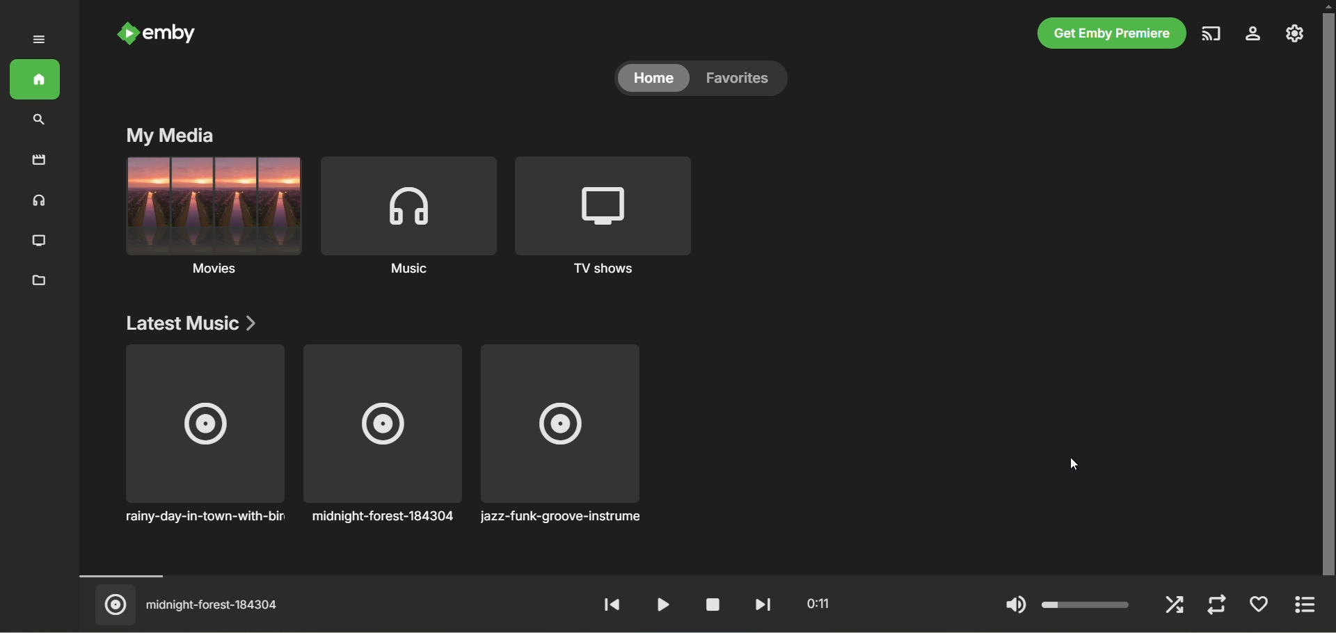 The width and height of the screenshot is (1336, 633). Describe the element at coordinates (39, 280) in the screenshot. I see `metadata manager` at that location.